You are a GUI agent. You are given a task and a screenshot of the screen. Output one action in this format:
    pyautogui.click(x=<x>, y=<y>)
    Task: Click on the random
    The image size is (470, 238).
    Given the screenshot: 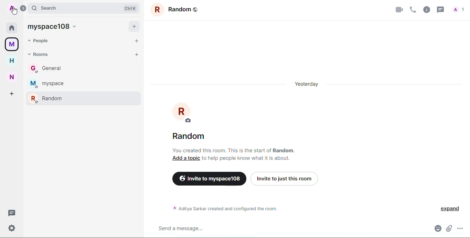 What is the action you would take?
    pyautogui.click(x=48, y=98)
    